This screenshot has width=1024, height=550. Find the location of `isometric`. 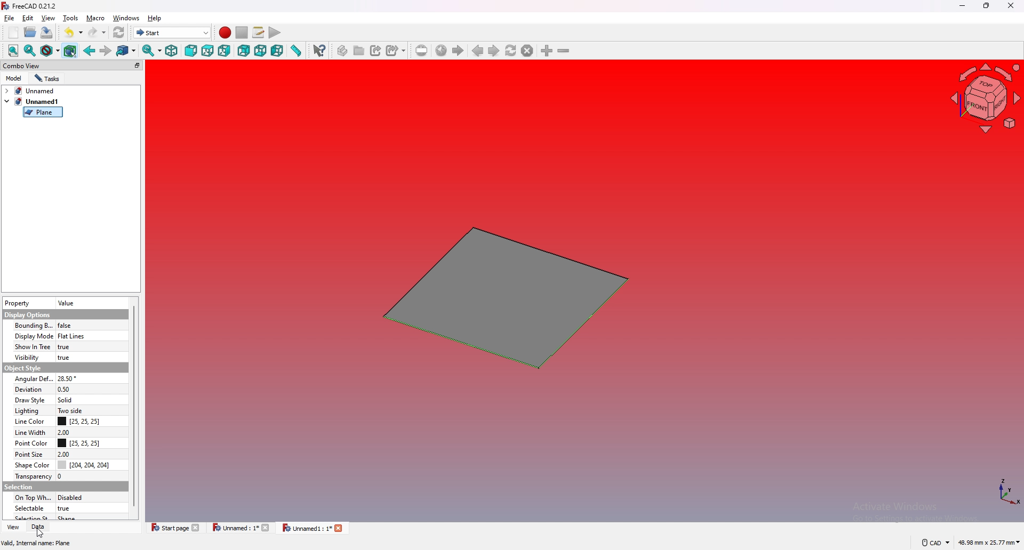

isometric is located at coordinates (171, 51).